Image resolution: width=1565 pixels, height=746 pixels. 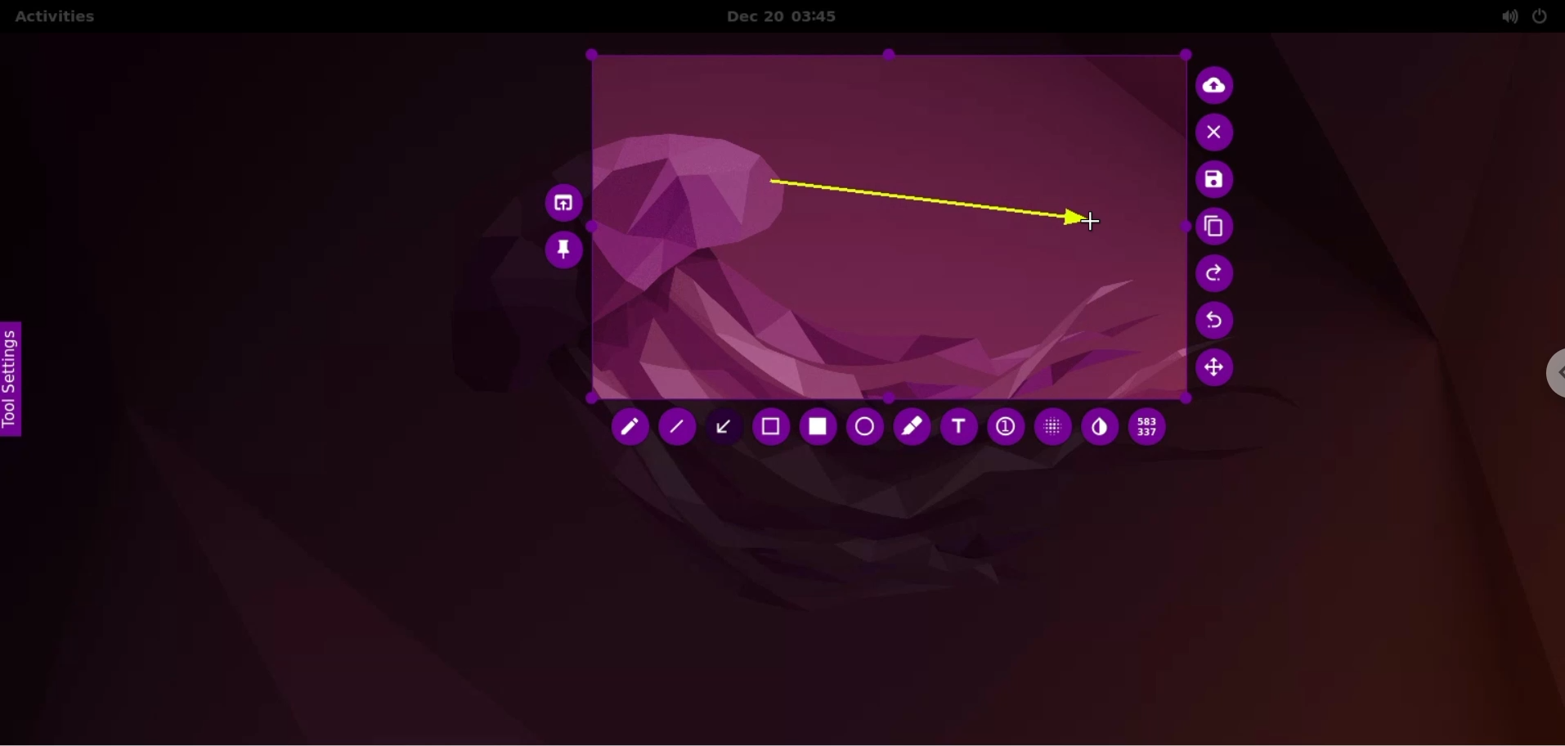 What do you see at coordinates (774, 429) in the screenshot?
I see `selection tool` at bounding box center [774, 429].